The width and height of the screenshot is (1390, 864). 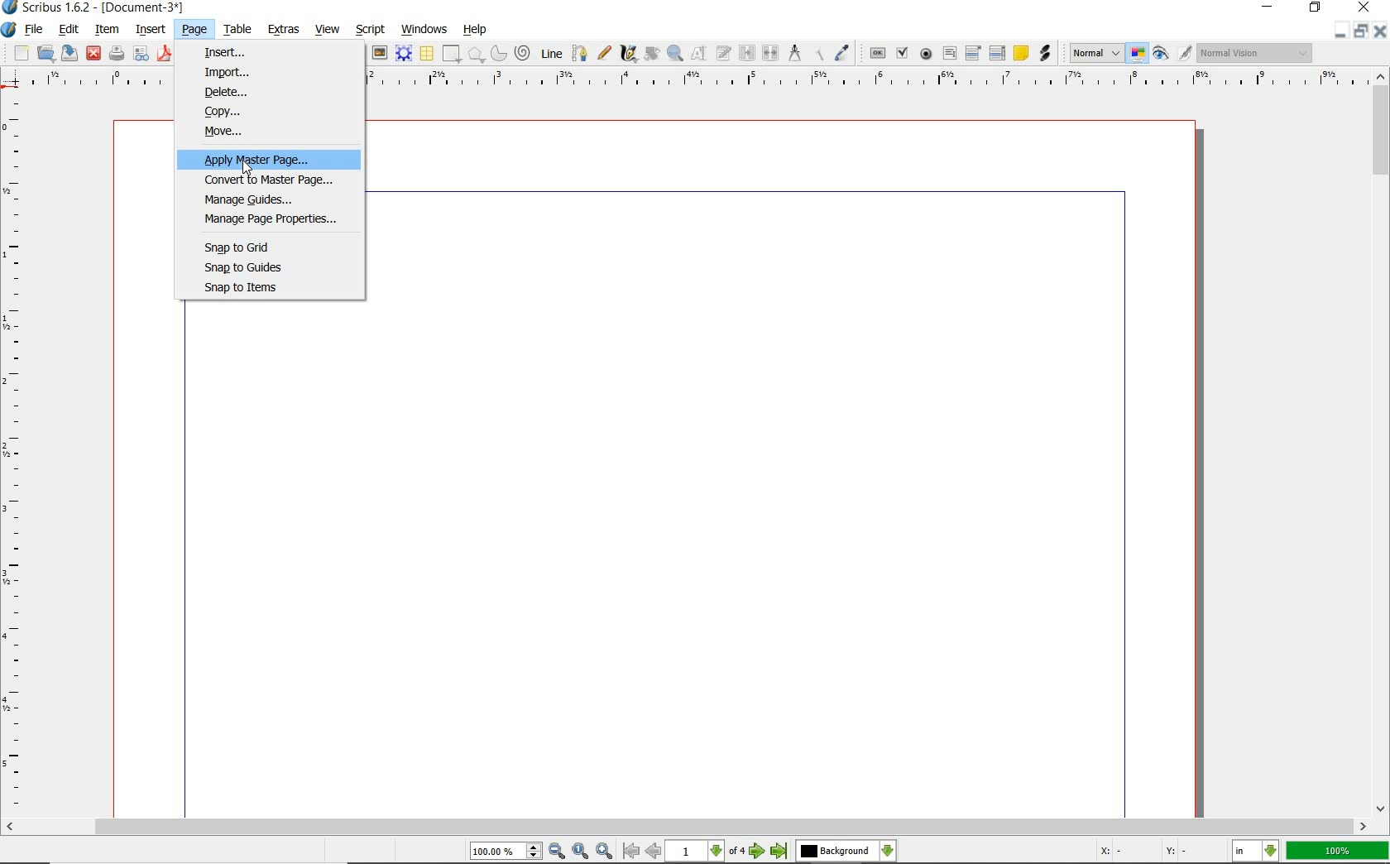 What do you see at coordinates (1382, 443) in the screenshot?
I see `scrollbar` at bounding box center [1382, 443].